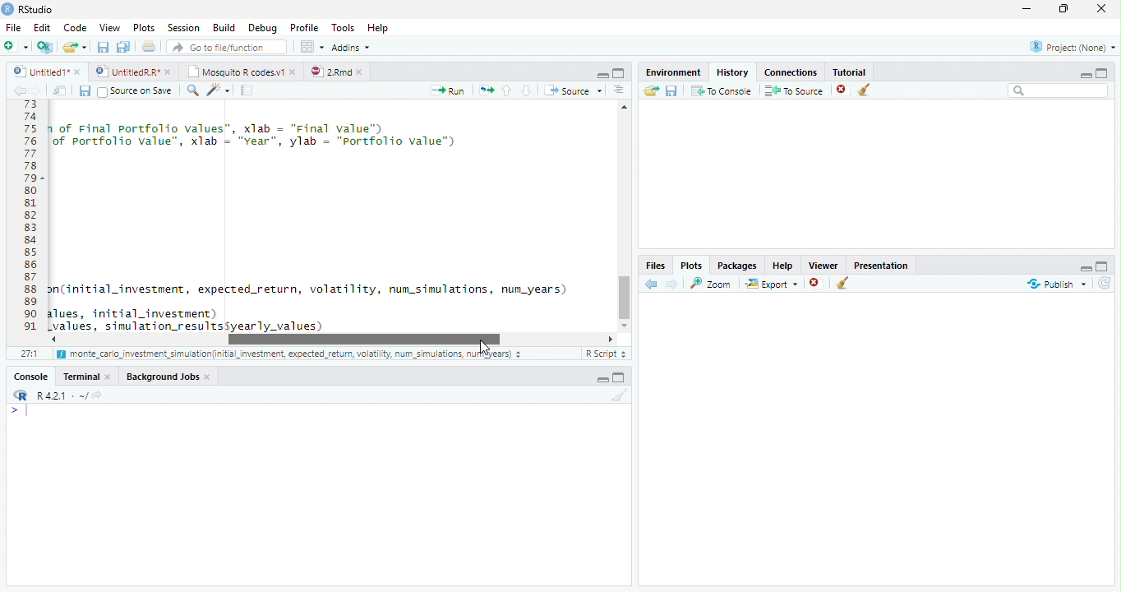 The width and height of the screenshot is (1121, 592). Describe the element at coordinates (182, 27) in the screenshot. I see `Session` at that location.